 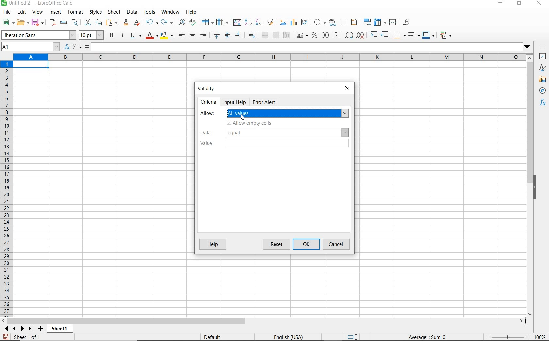 What do you see at coordinates (6, 13) in the screenshot?
I see `file` at bounding box center [6, 13].